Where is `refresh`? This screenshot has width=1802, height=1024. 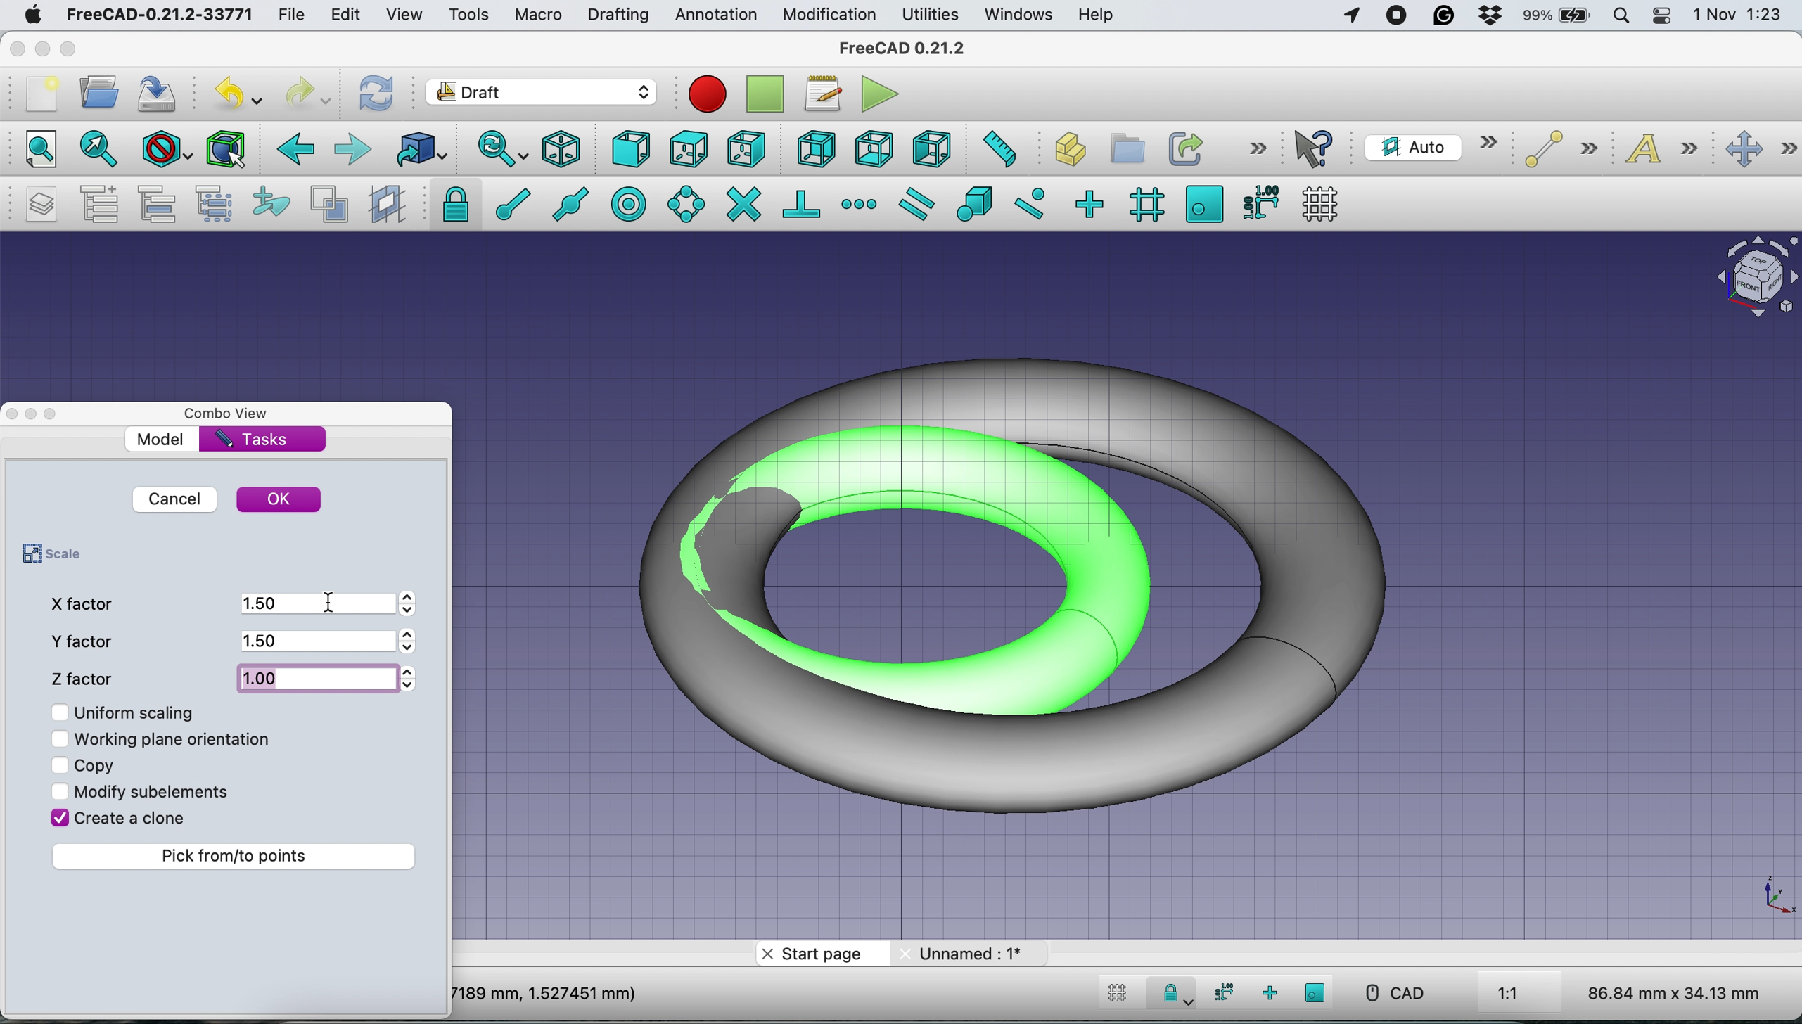
refresh is located at coordinates (378, 94).